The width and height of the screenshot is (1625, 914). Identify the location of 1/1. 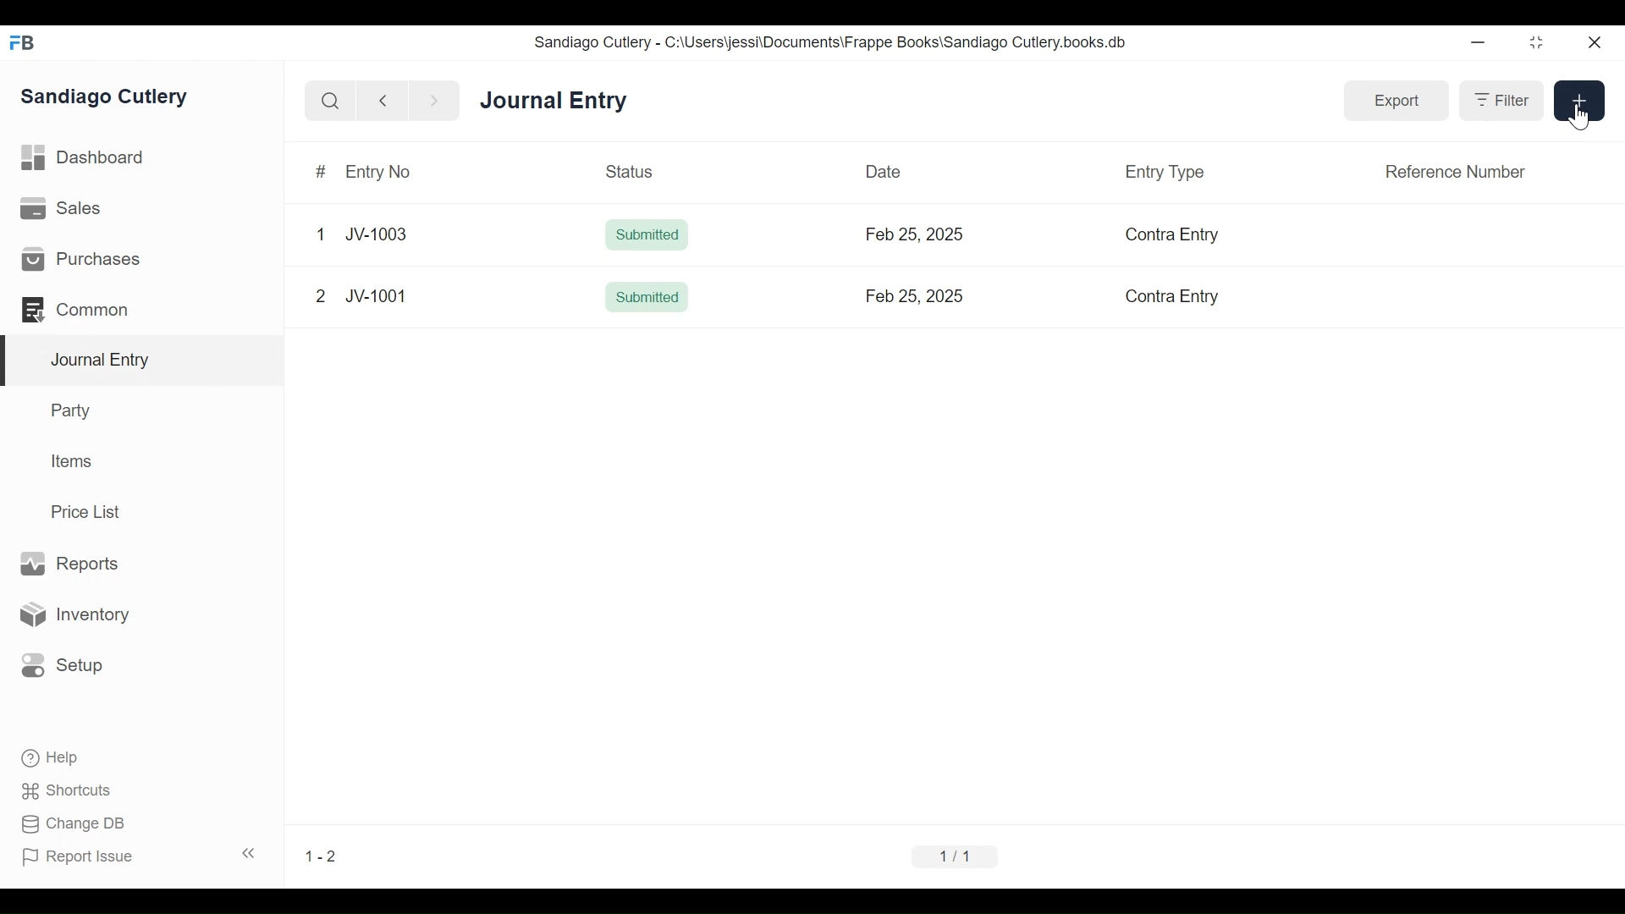
(956, 856).